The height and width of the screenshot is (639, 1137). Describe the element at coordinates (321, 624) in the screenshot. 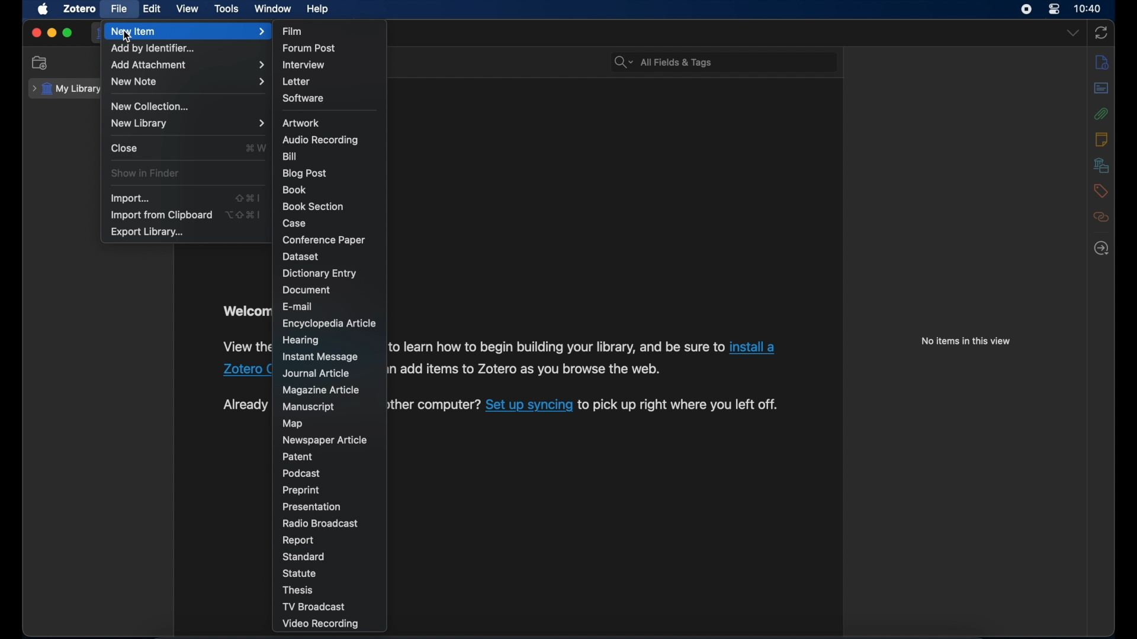

I see `video recording` at that location.